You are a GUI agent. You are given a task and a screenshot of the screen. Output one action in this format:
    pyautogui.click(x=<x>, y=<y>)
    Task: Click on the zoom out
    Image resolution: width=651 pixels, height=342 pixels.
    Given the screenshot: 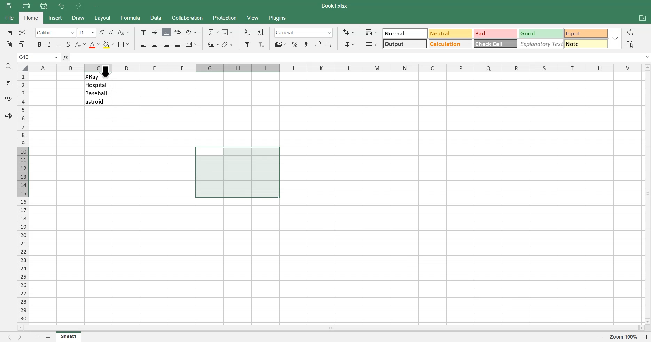 What is the action you would take?
    pyautogui.click(x=602, y=337)
    